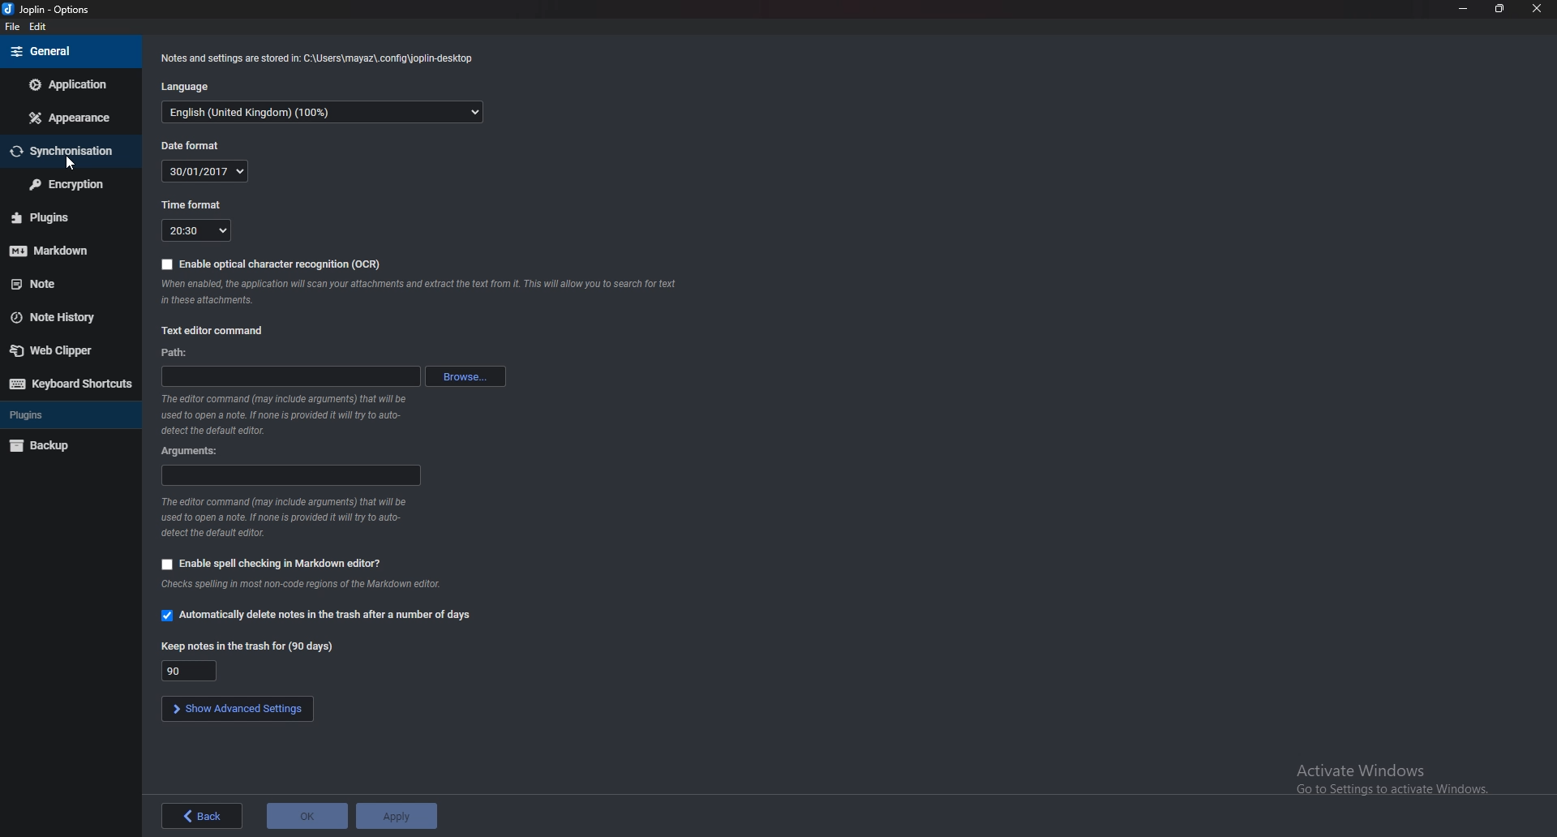 This screenshot has width=1557, height=837. What do you see at coordinates (207, 171) in the screenshot?
I see `date` at bounding box center [207, 171].